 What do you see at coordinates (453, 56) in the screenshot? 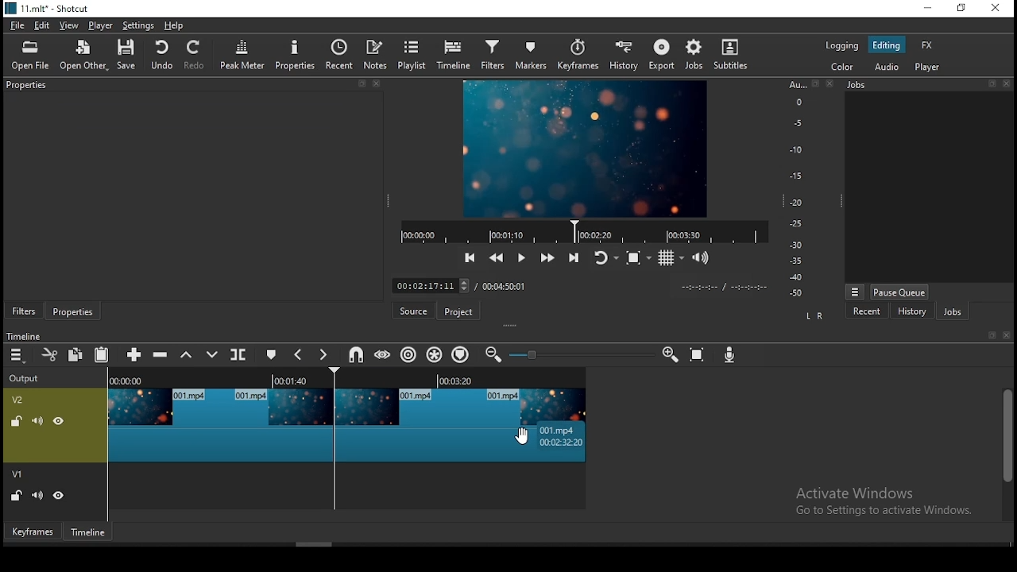
I see `timeline` at bounding box center [453, 56].